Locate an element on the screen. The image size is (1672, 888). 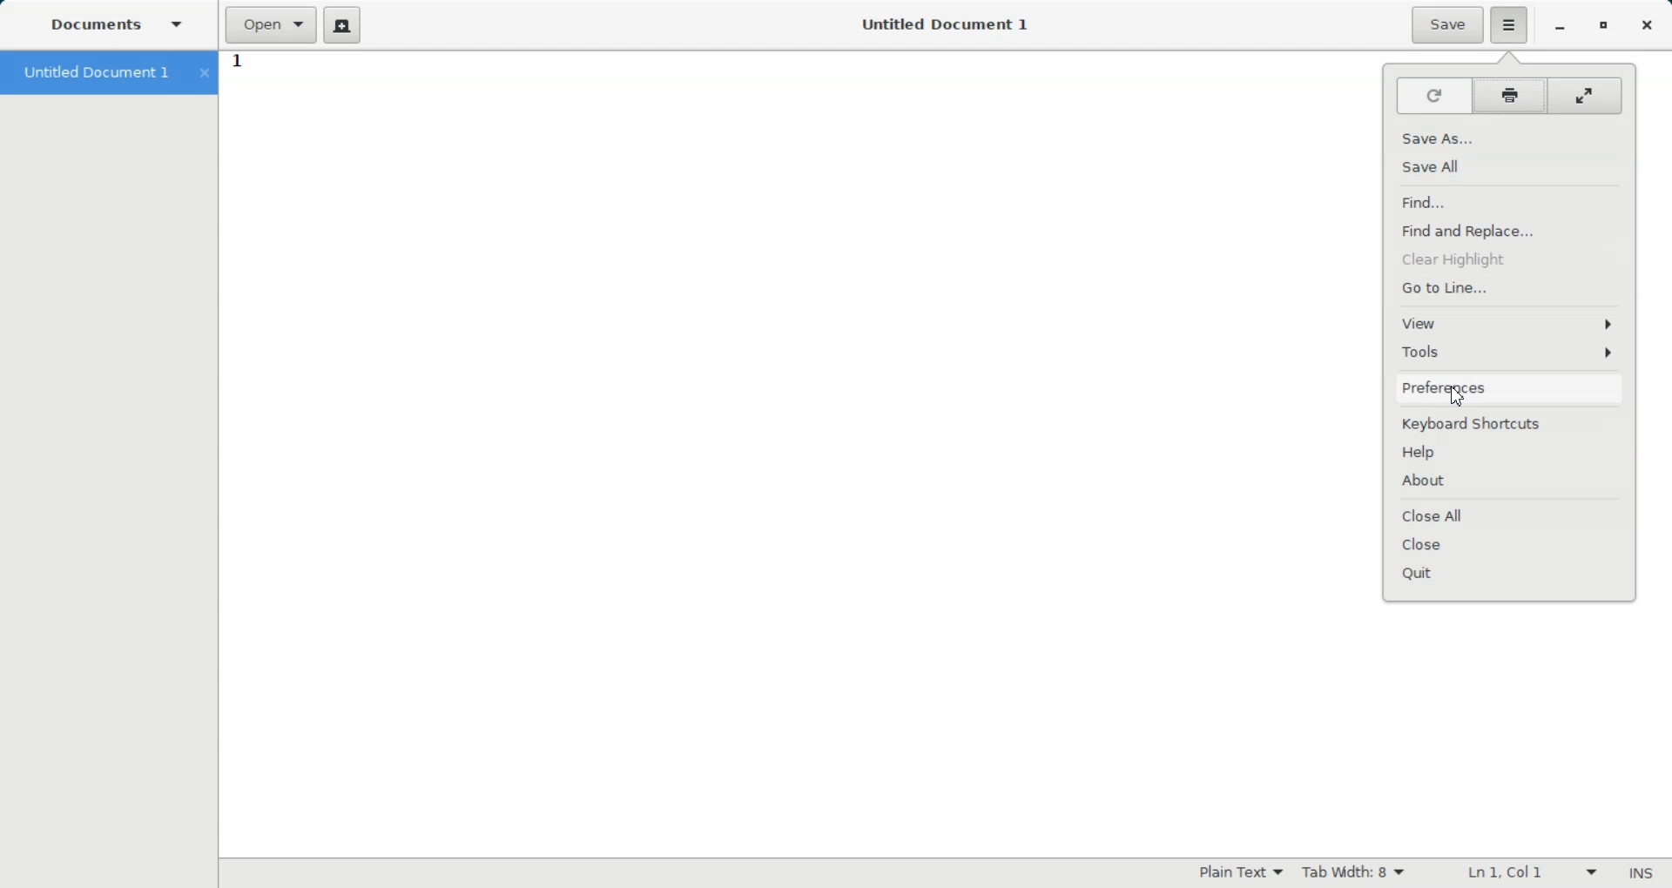
Maximize is located at coordinates (1605, 27).